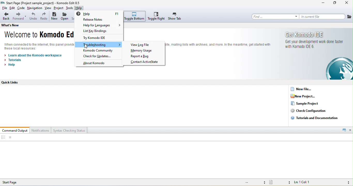  I want to click on memory usage, so click(142, 51).